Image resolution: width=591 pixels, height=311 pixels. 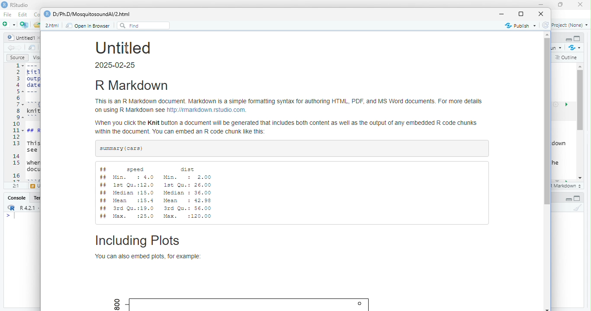 What do you see at coordinates (521, 25) in the screenshot?
I see `Publish` at bounding box center [521, 25].